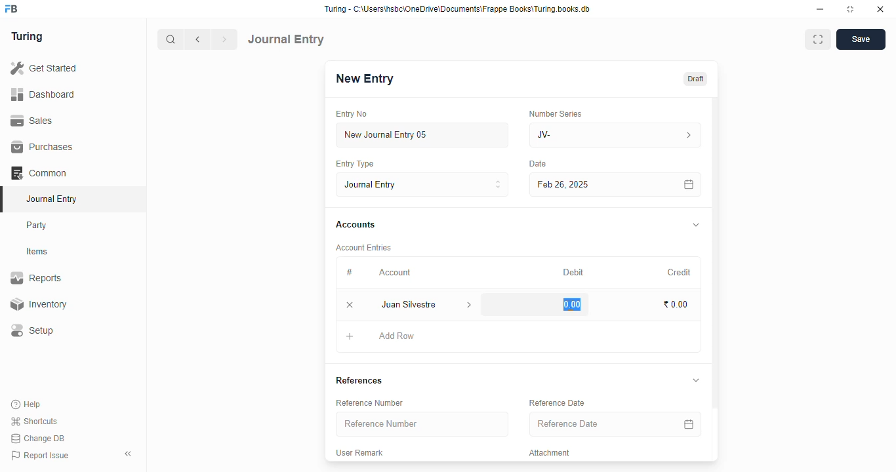 The image size is (896, 472). What do you see at coordinates (11, 9) in the screenshot?
I see `FB - logo` at bounding box center [11, 9].